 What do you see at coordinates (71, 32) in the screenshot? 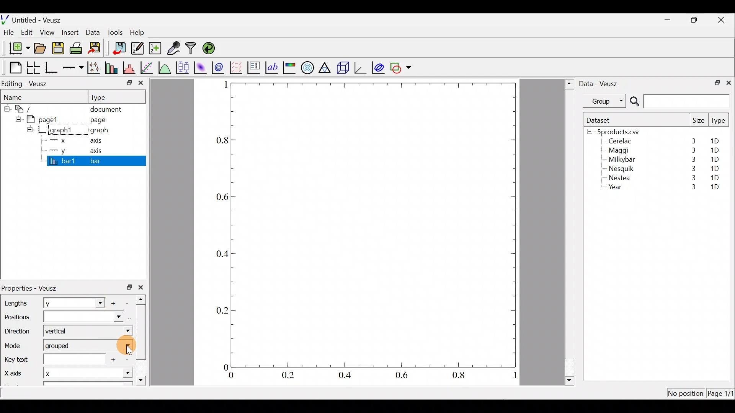
I see `Insert` at bounding box center [71, 32].